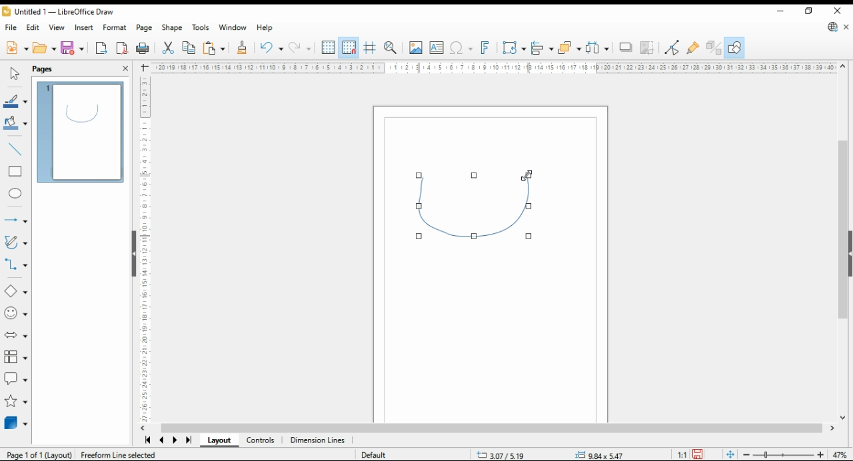  I want to click on block arrows, so click(15, 334).